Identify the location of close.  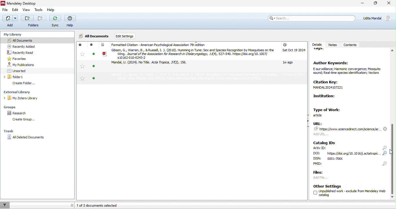
(389, 4).